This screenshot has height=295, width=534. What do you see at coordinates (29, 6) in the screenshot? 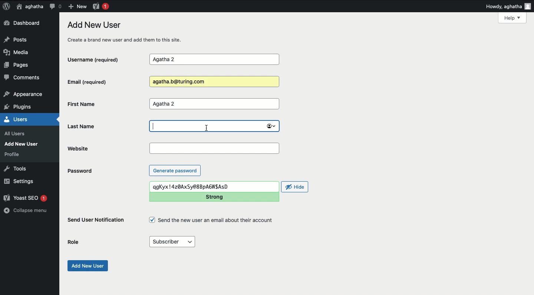
I see `aghatha` at bounding box center [29, 6].